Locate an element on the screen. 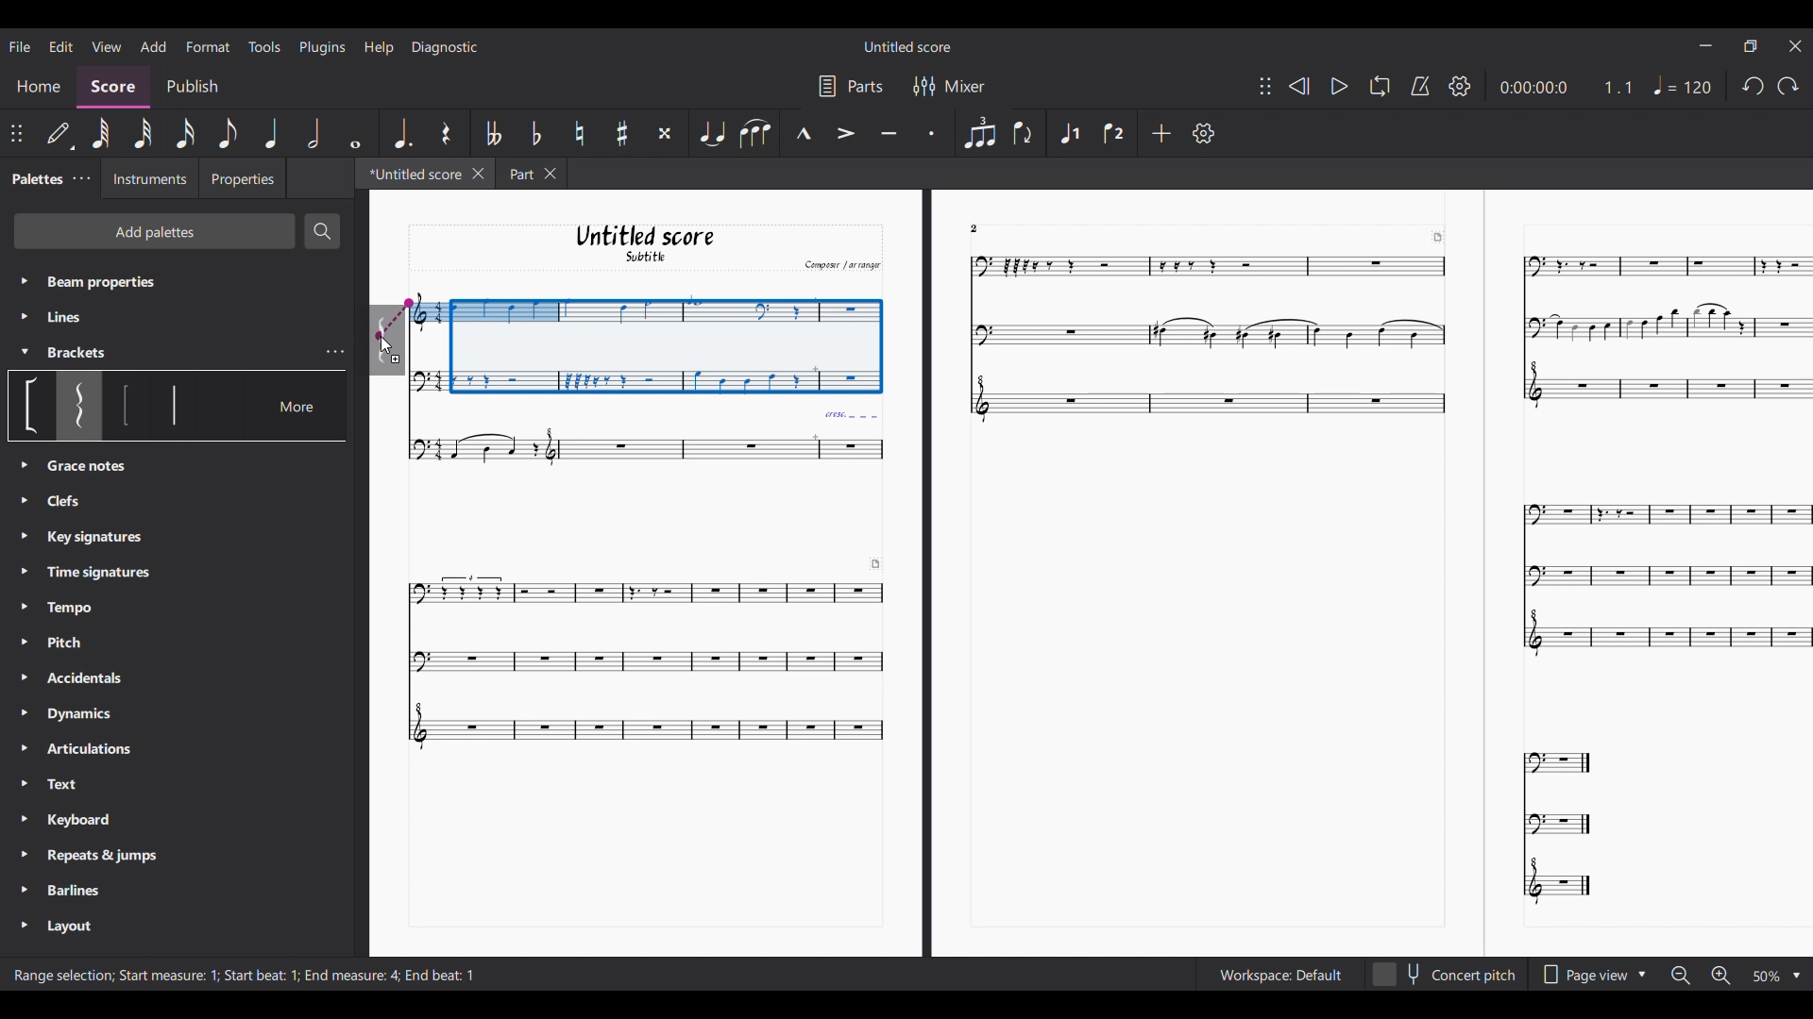 The height and width of the screenshot is (1019, 1813). Minimize is located at coordinates (1706, 44).